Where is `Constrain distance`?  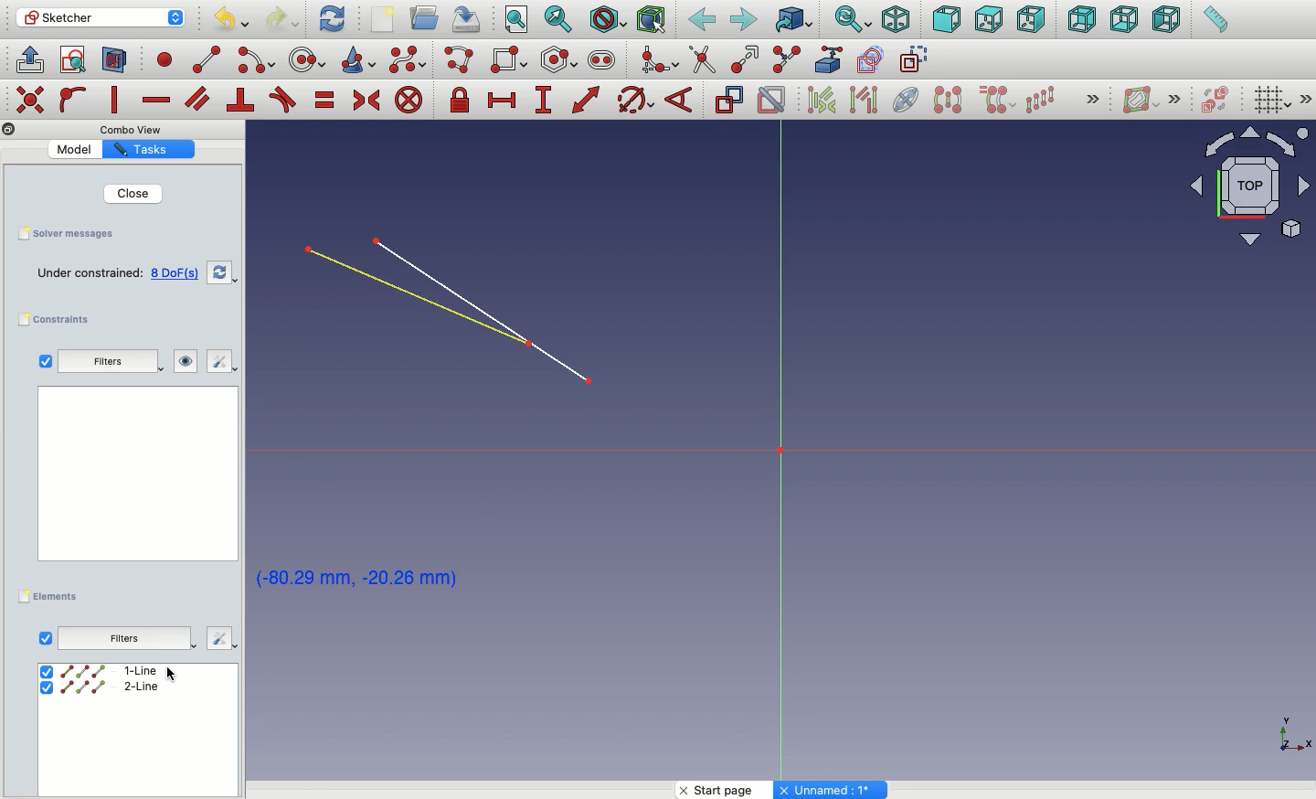 Constrain distance is located at coordinates (587, 100).